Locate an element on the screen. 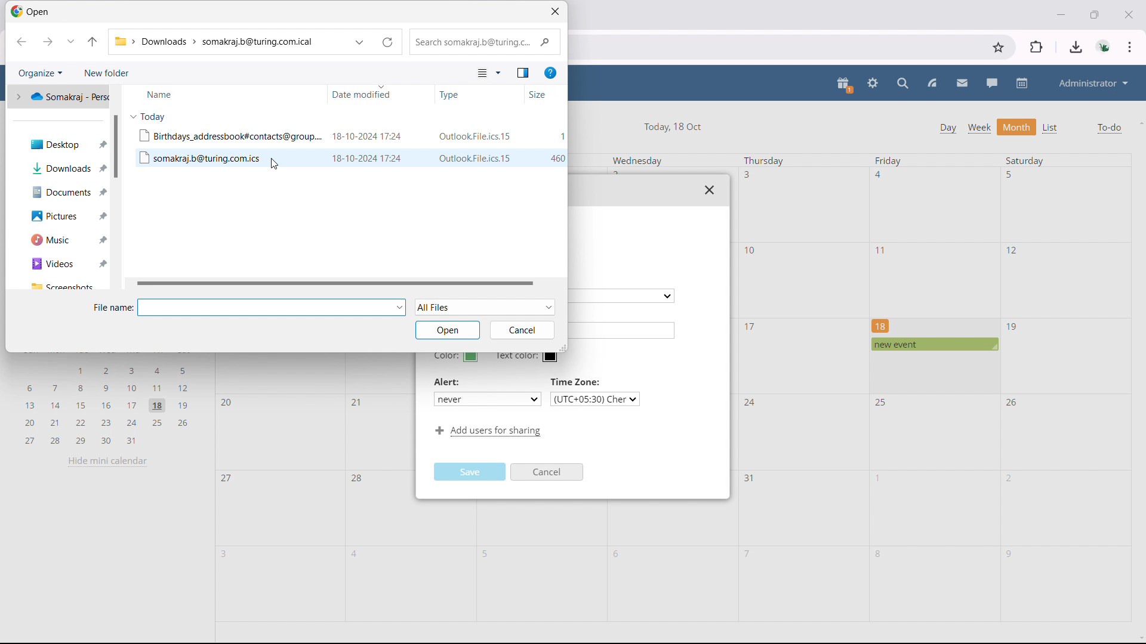 This screenshot has height=644, width=1146. 11 is located at coordinates (883, 250).